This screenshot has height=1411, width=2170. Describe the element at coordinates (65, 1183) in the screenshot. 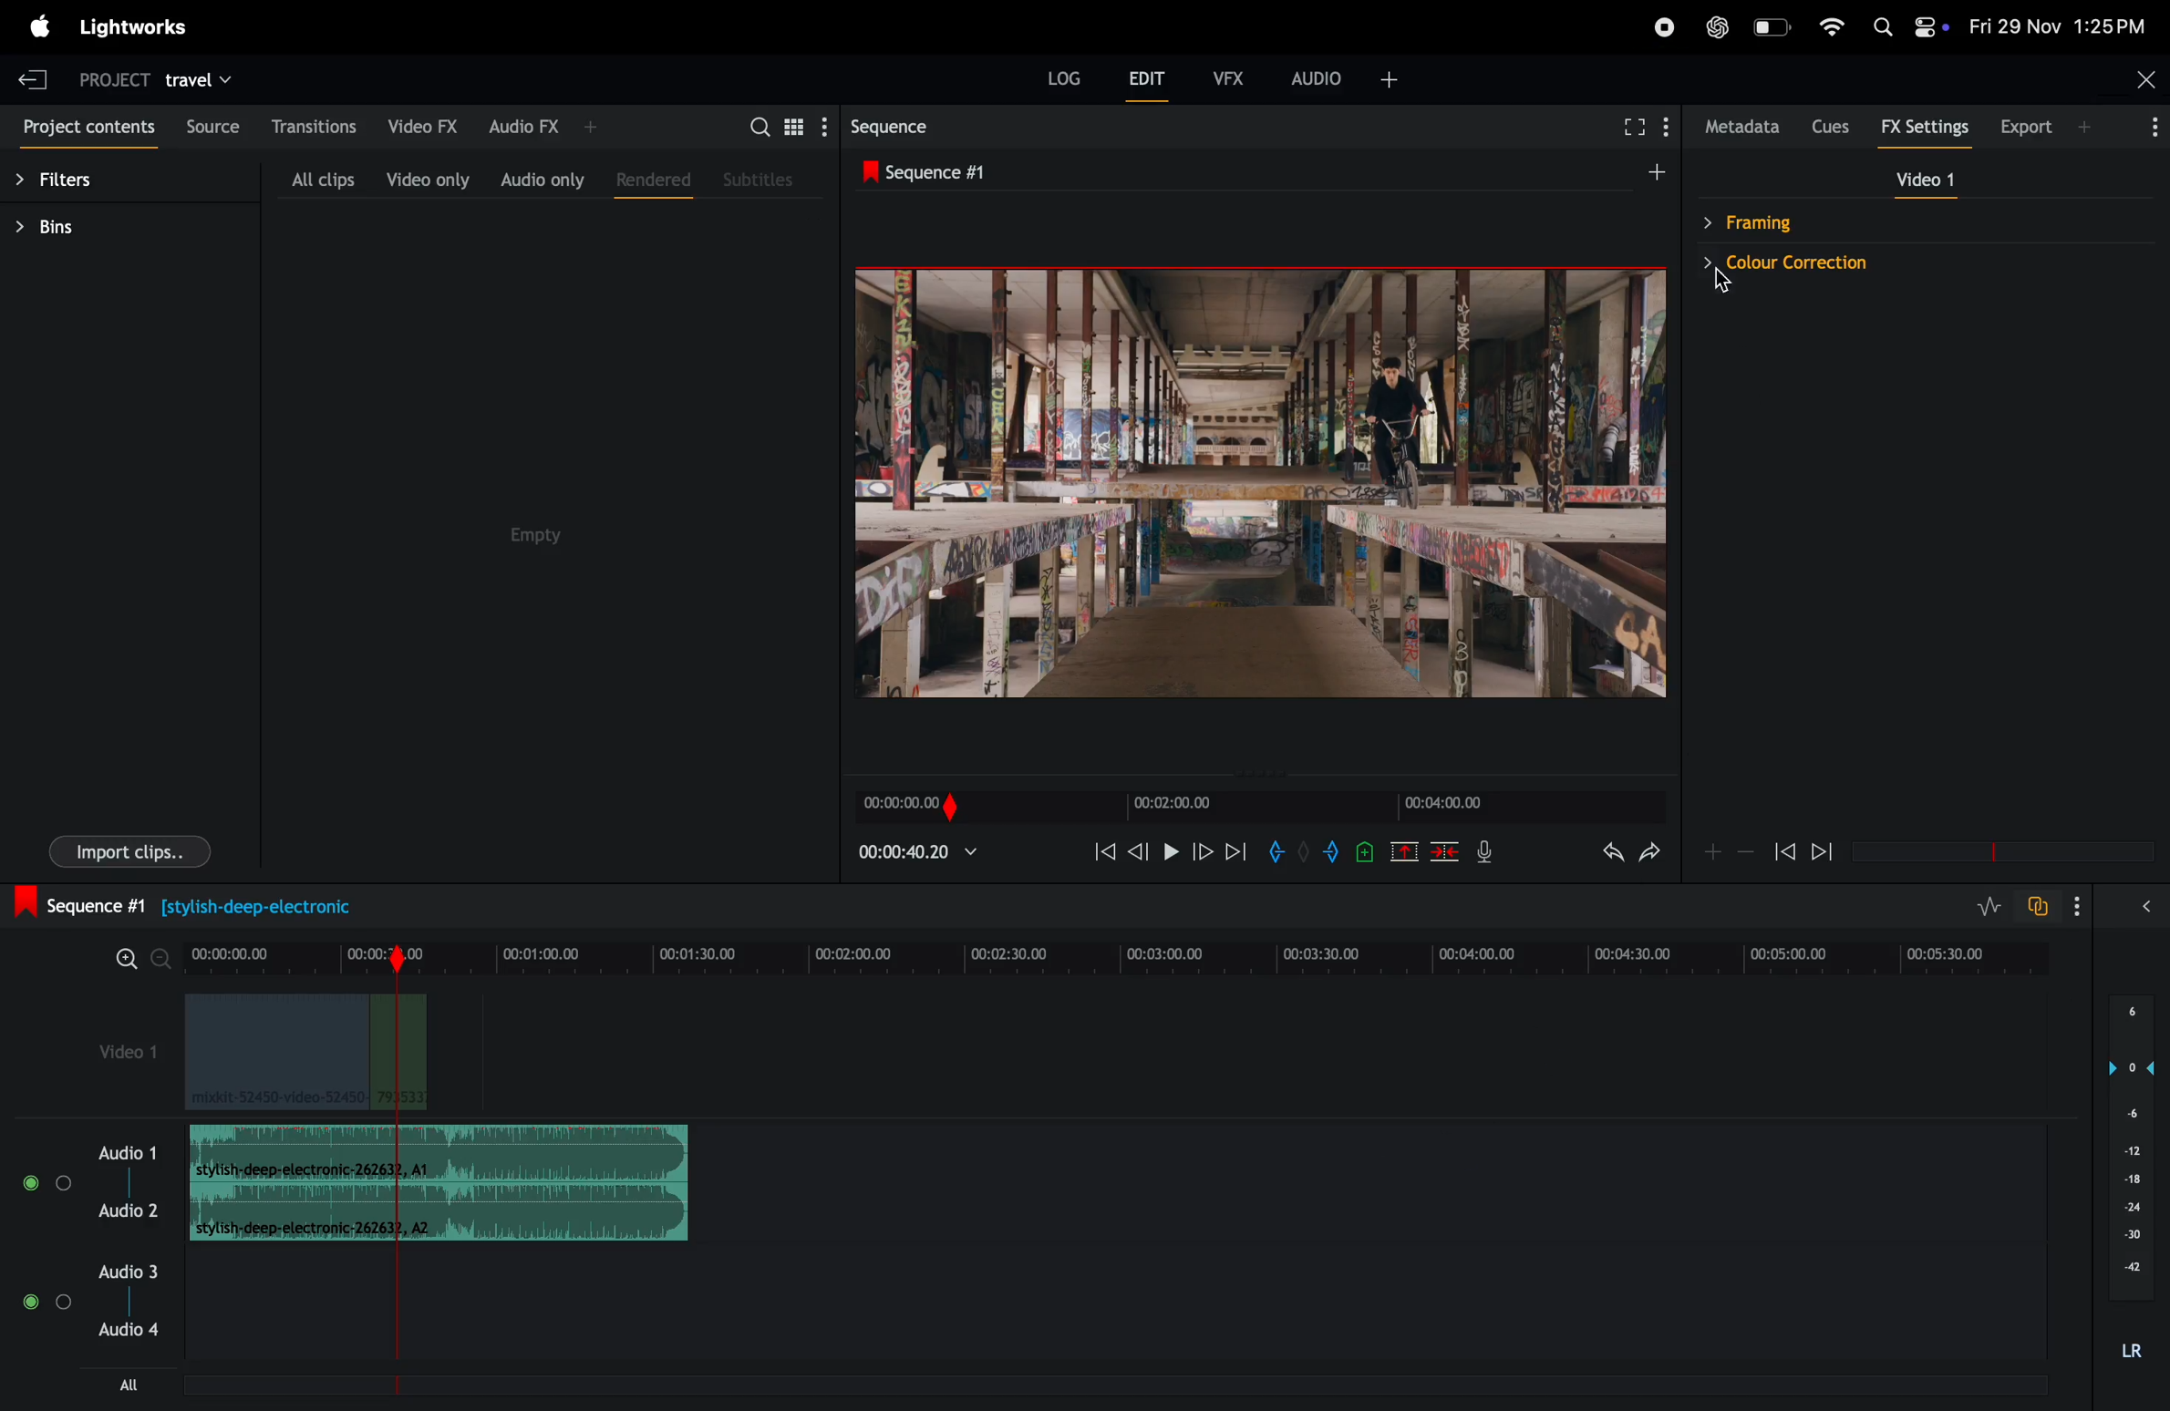

I see `toggle` at that location.